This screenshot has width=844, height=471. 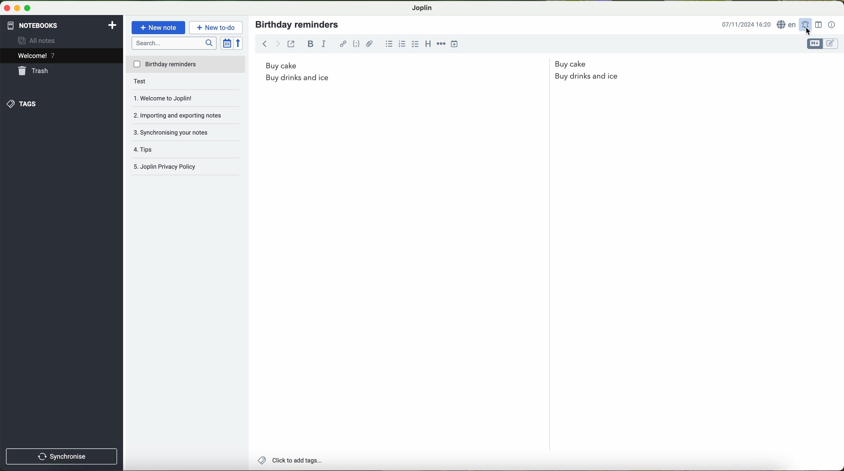 What do you see at coordinates (788, 25) in the screenshot?
I see `language` at bounding box center [788, 25].